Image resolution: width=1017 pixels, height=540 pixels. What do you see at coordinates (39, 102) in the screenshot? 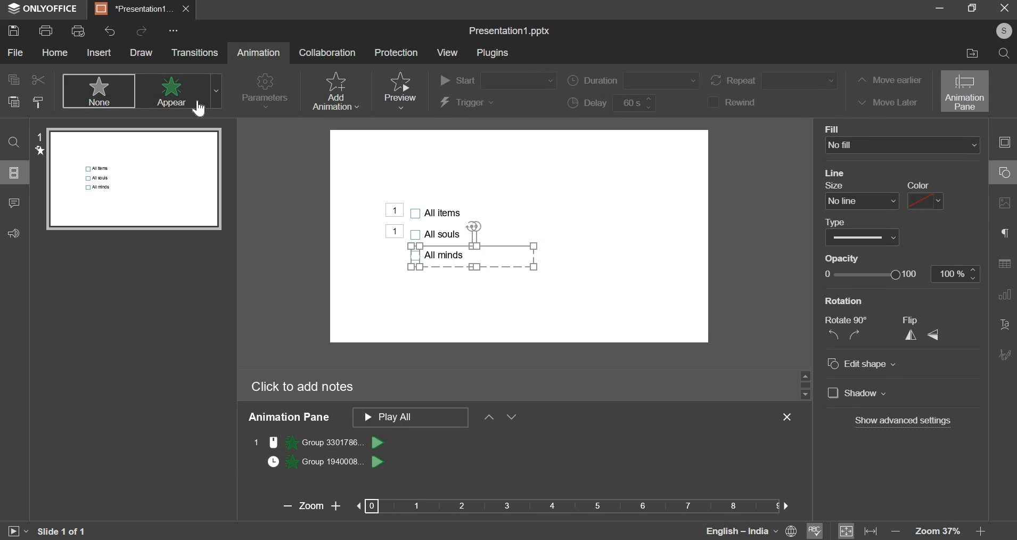
I see `copy style` at bounding box center [39, 102].